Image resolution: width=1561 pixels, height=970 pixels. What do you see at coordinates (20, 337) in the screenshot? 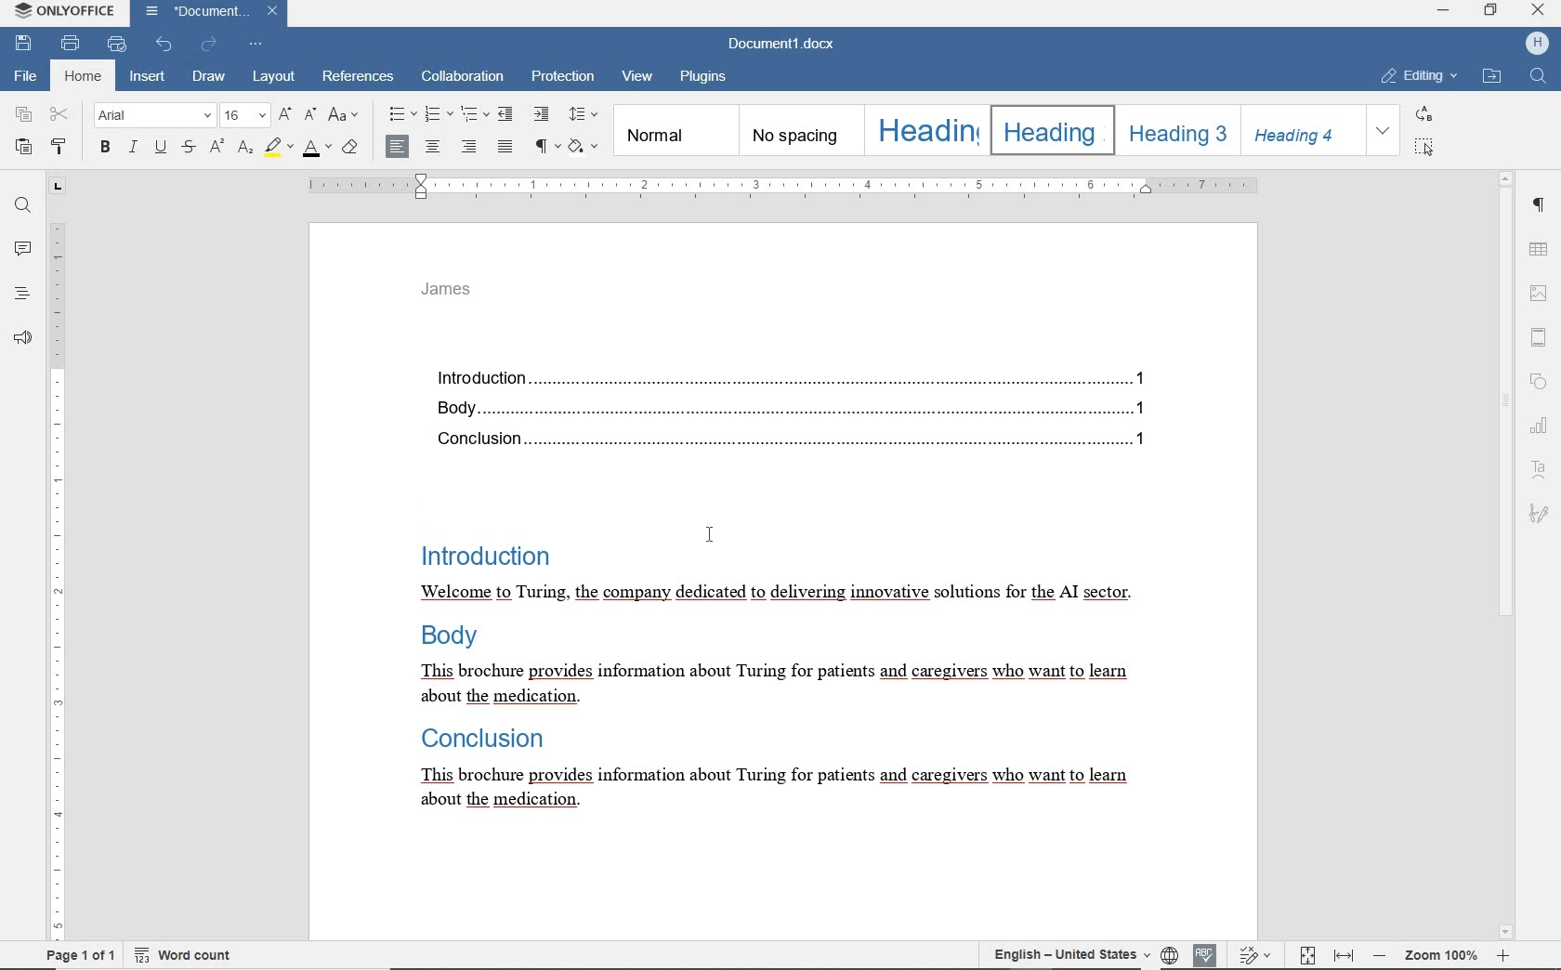
I see `feedback & support` at bounding box center [20, 337].